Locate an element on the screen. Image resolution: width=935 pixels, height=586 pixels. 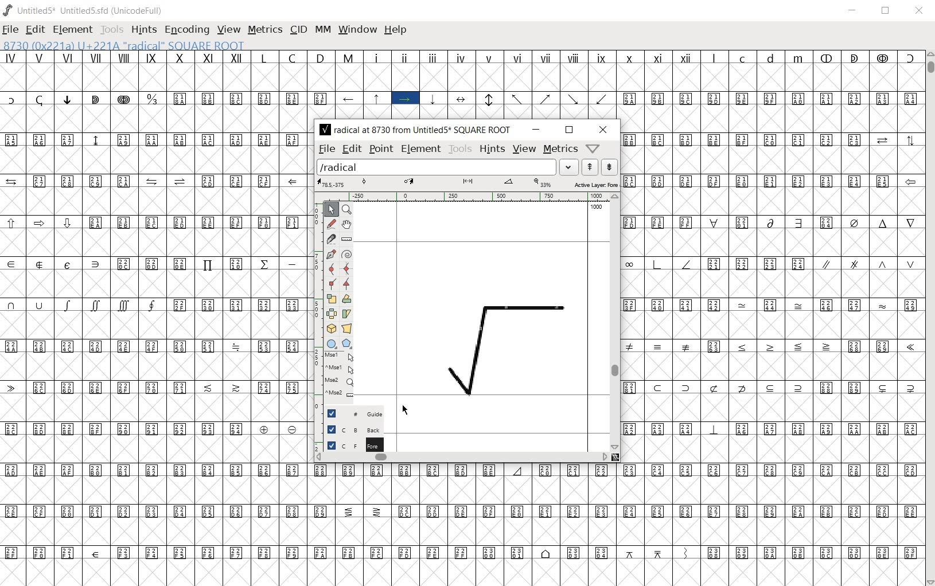
rotate the selection is located at coordinates (346, 299).